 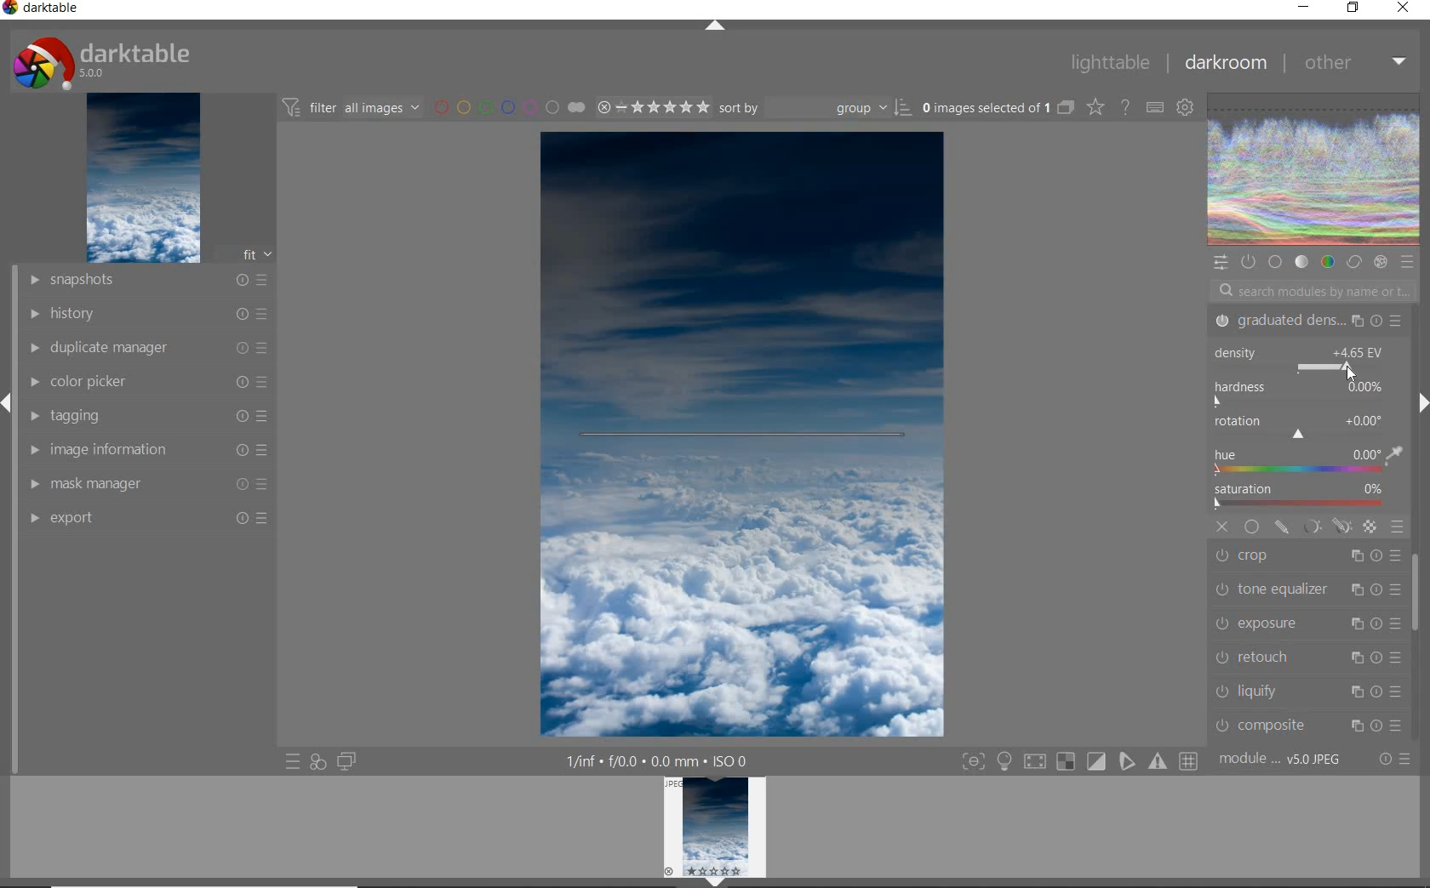 I want to click on CORRECT, so click(x=1353, y=261).